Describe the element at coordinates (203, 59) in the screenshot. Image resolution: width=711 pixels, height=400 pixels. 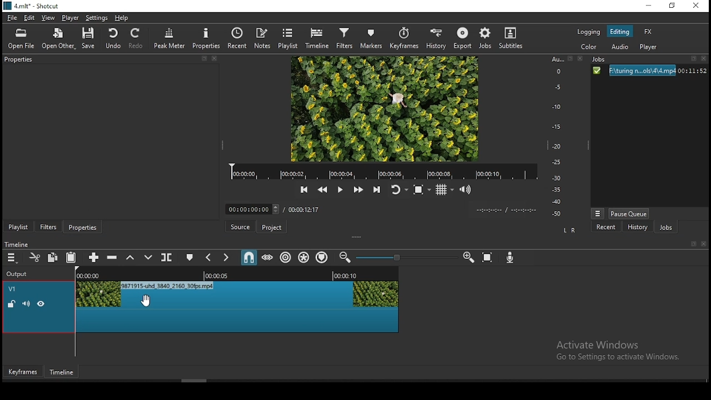
I see `bookmark` at that location.